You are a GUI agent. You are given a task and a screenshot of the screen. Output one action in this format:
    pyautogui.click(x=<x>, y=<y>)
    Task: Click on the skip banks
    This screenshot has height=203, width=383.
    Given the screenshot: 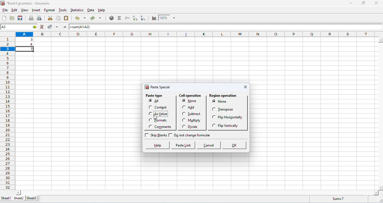 What is the action you would take?
    pyautogui.click(x=159, y=136)
    